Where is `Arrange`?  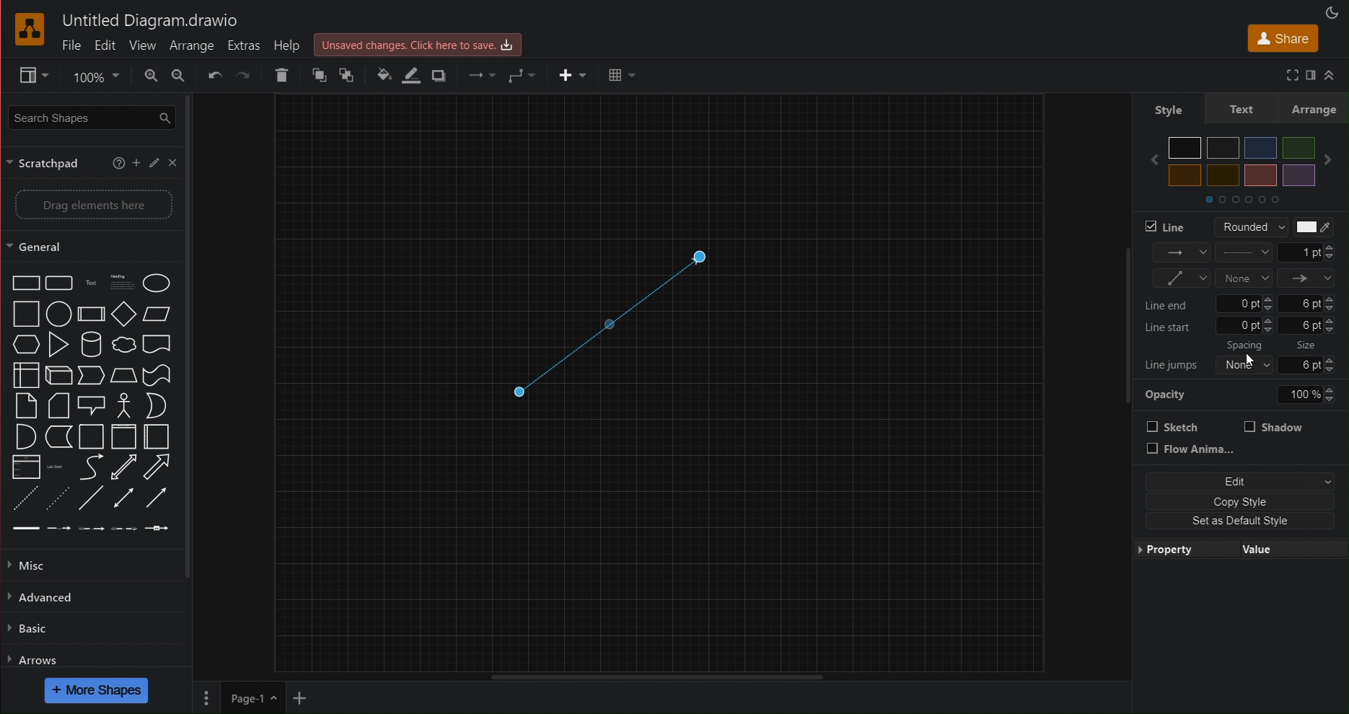 Arrange is located at coordinates (1314, 109).